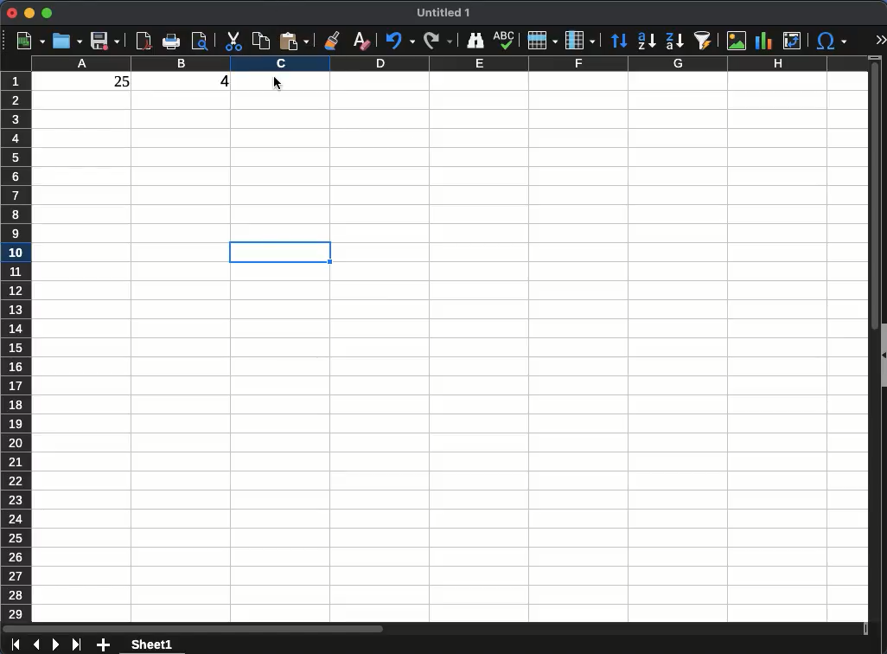 This screenshot has width=887, height=654. What do you see at coordinates (16, 644) in the screenshot?
I see `first sheet` at bounding box center [16, 644].